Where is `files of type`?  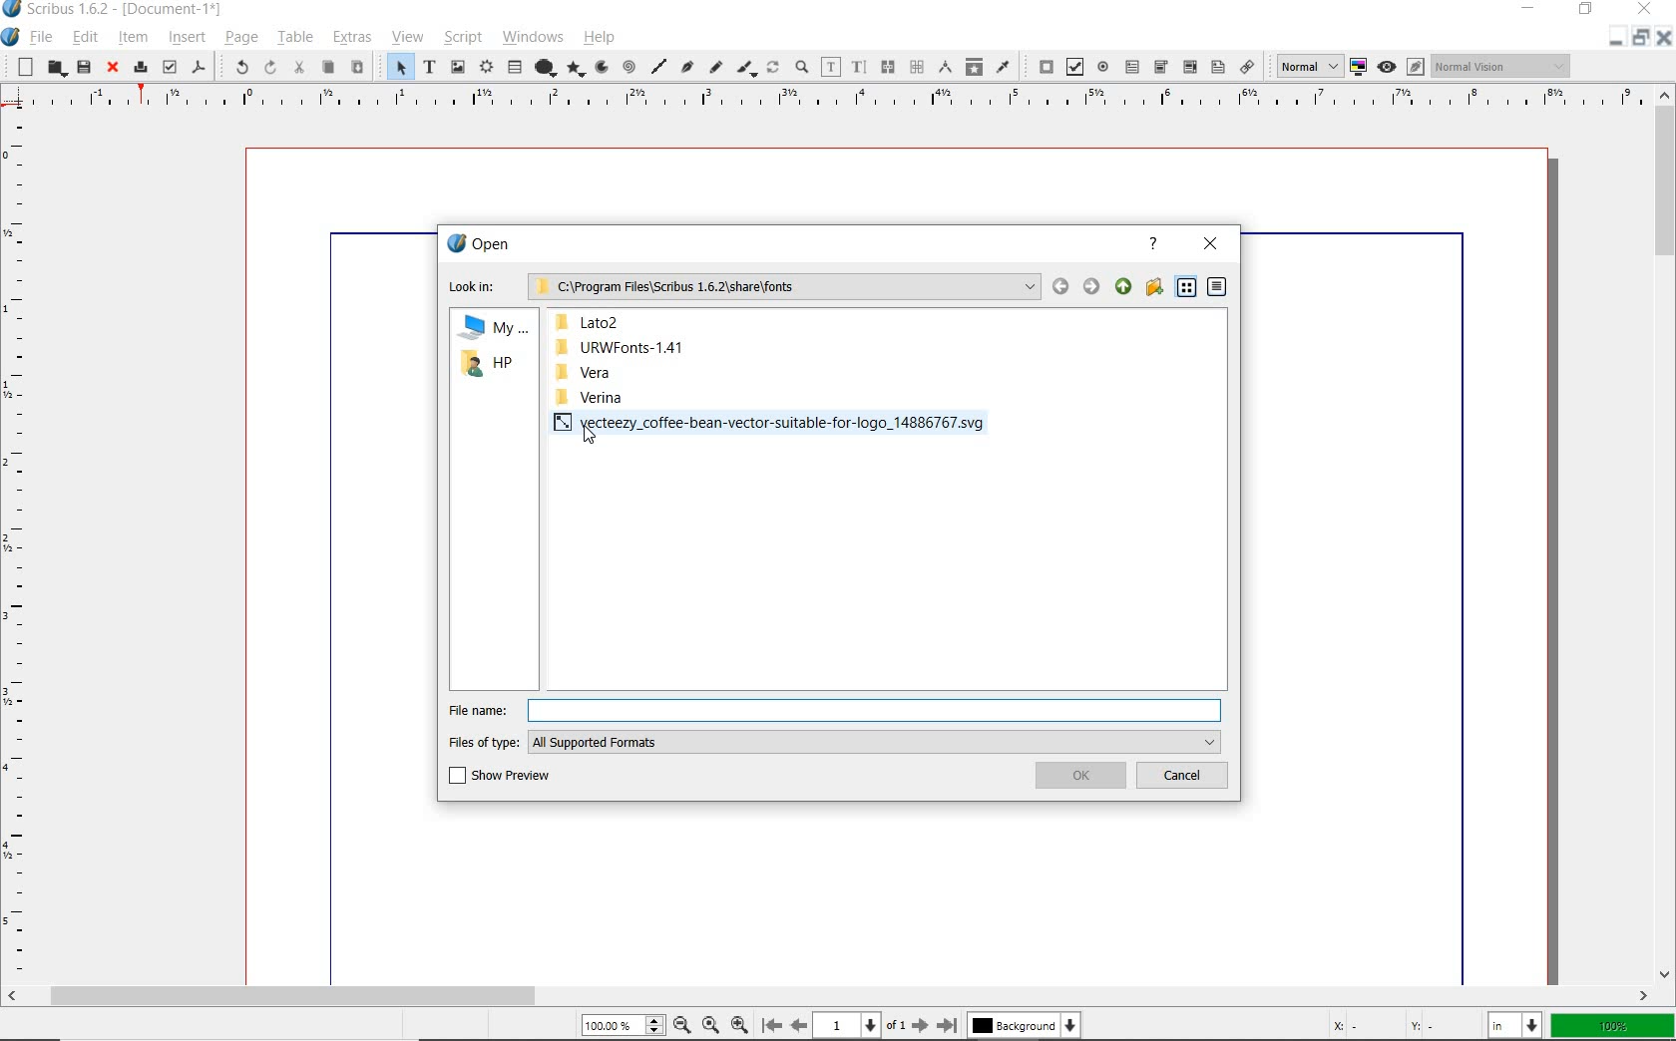 files of type is located at coordinates (833, 741).